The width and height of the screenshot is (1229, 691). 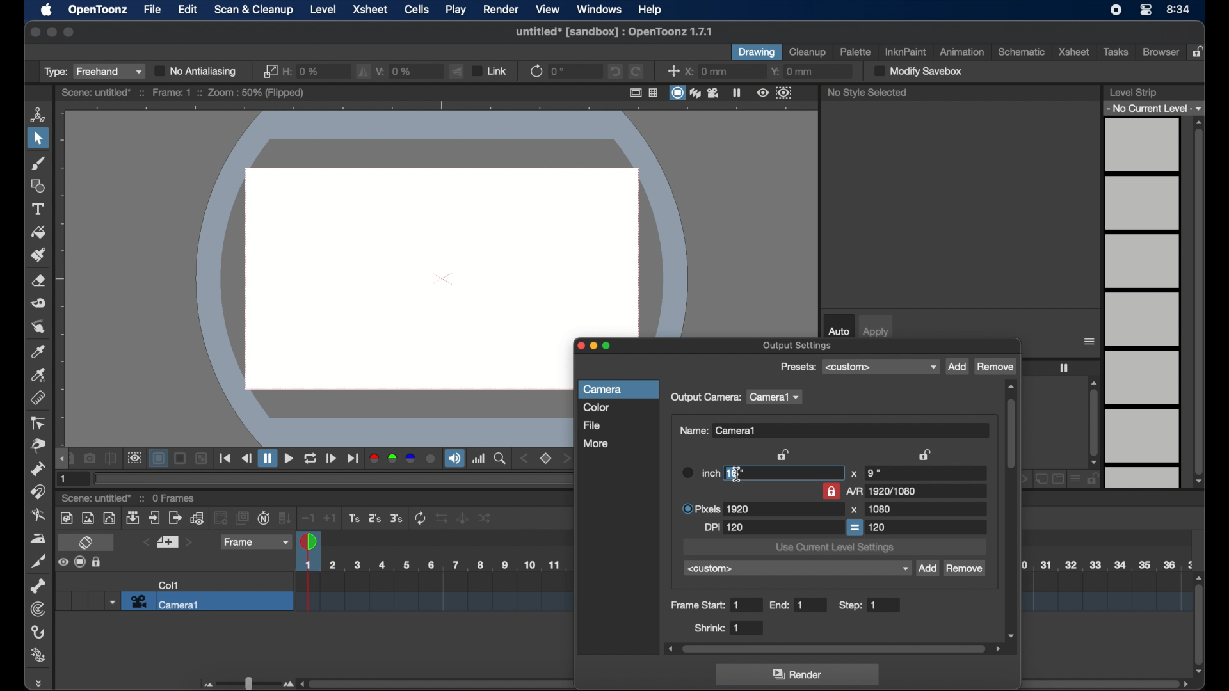 I want to click on col1, so click(x=169, y=585).